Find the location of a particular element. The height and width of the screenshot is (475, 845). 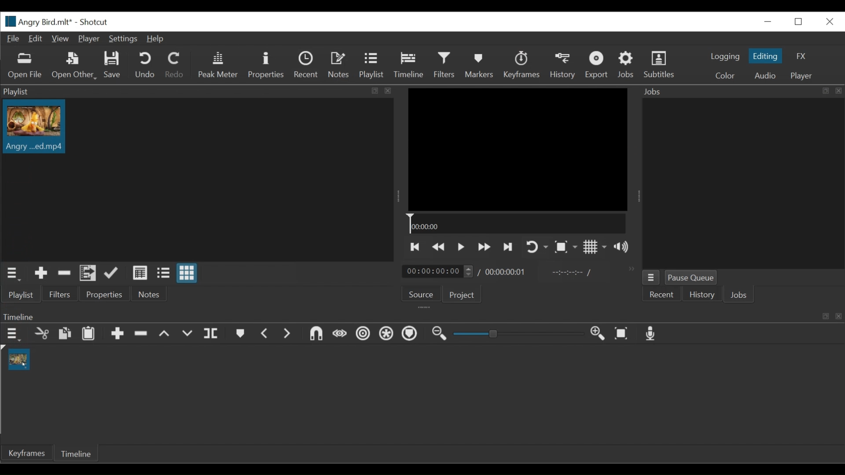

Export is located at coordinates (596, 65).